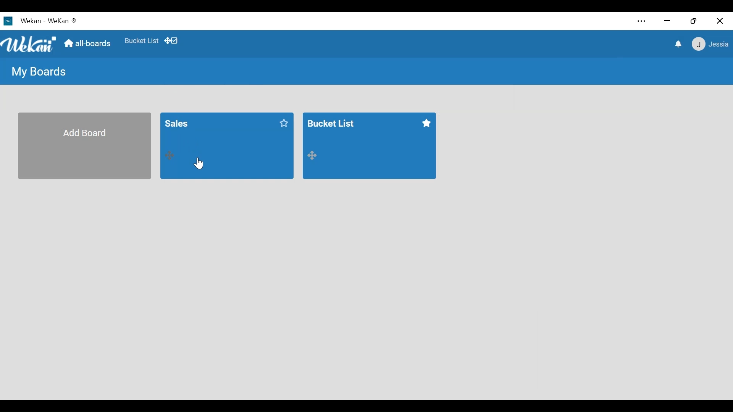 This screenshot has width=733, height=412. What do you see at coordinates (89, 42) in the screenshot?
I see `Go Home view (all boards)` at bounding box center [89, 42].